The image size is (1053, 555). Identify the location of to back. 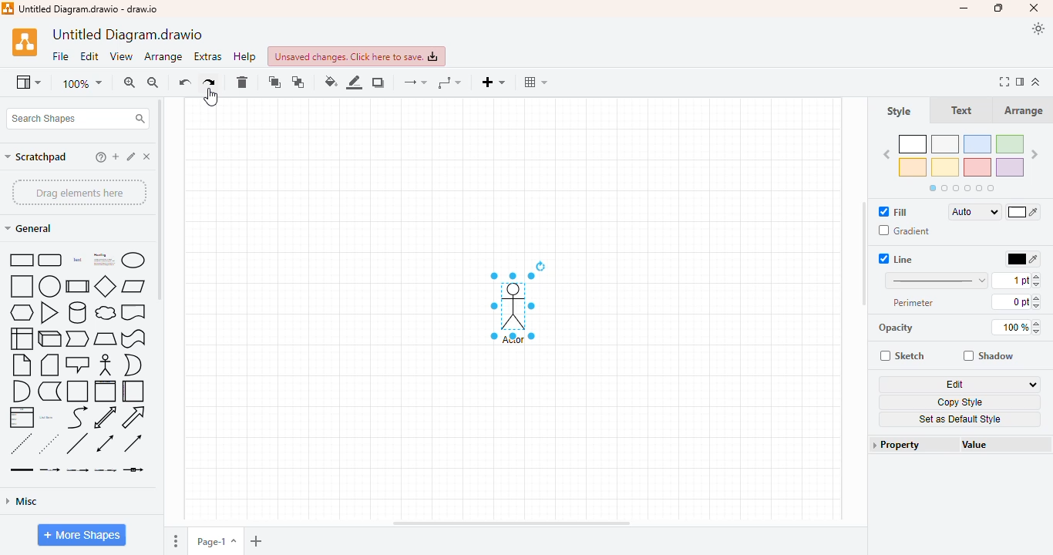
(299, 82).